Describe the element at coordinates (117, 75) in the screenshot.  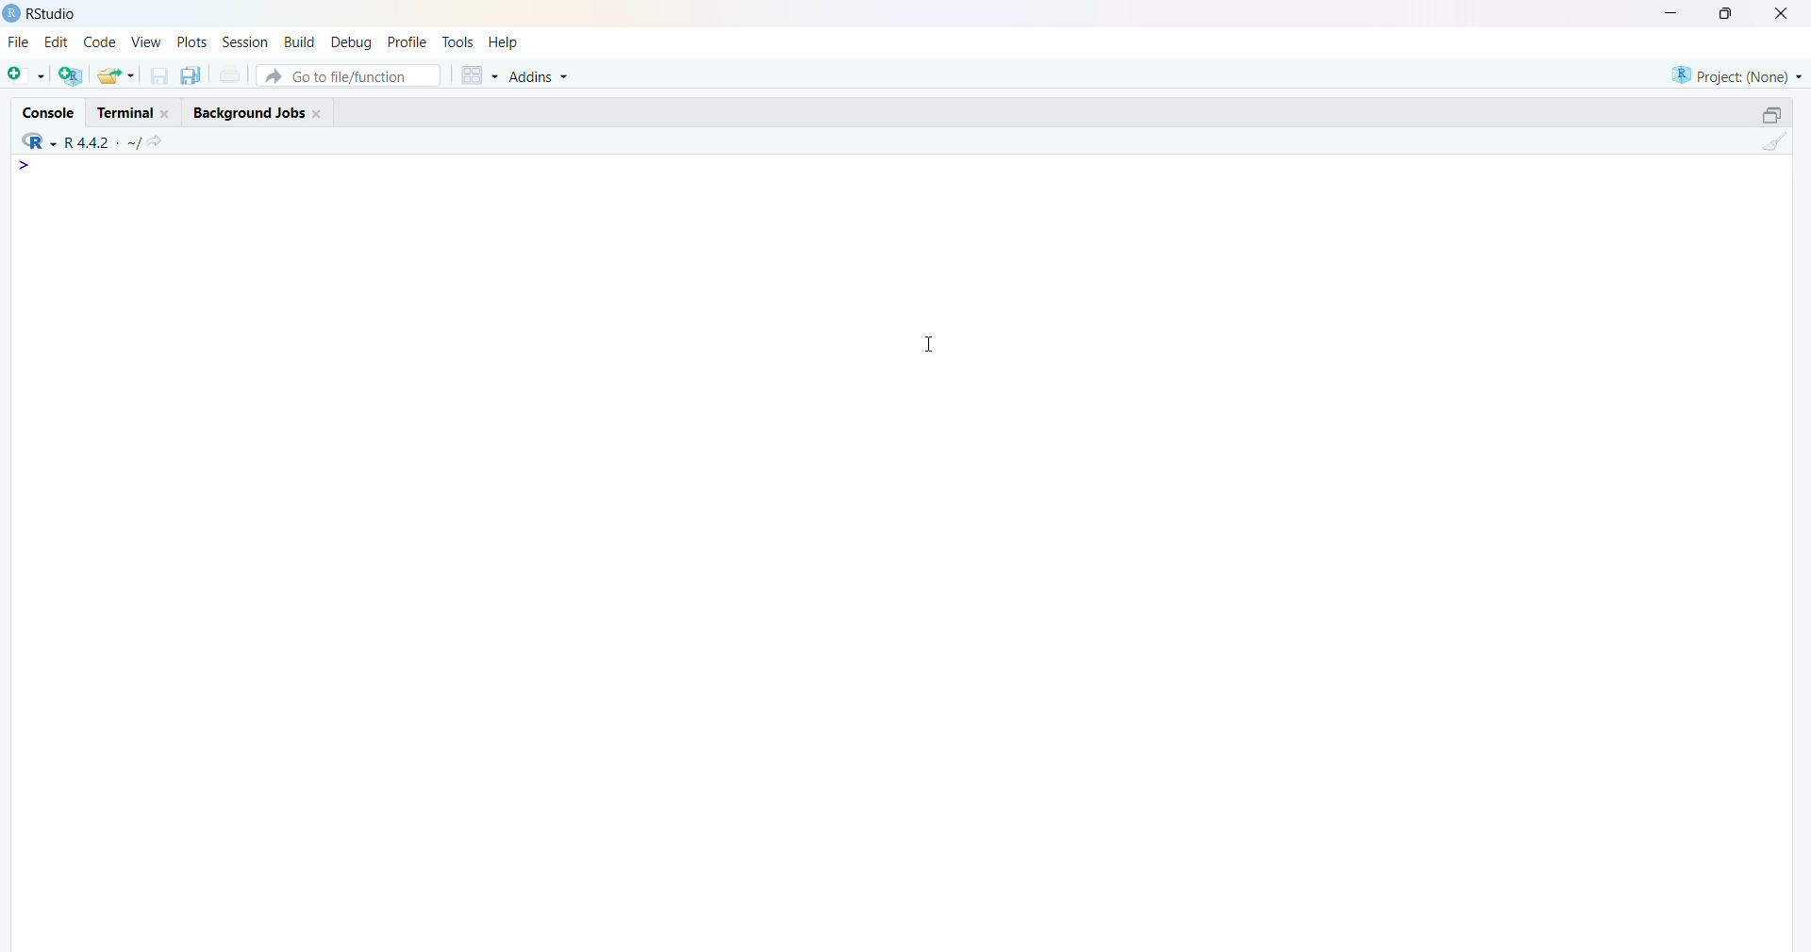
I see `share` at that location.